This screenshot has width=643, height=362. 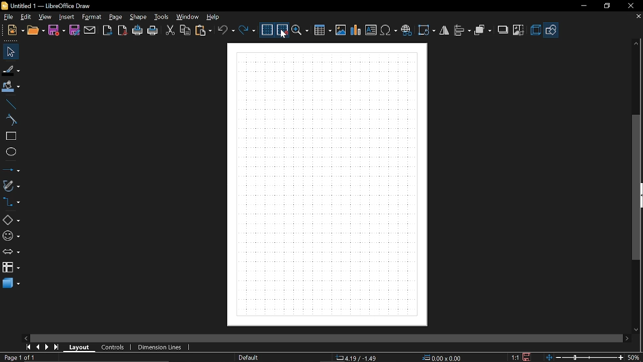 What do you see at coordinates (635, 329) in the screenshot?
I see `move down` at bounding box center [635, 329].